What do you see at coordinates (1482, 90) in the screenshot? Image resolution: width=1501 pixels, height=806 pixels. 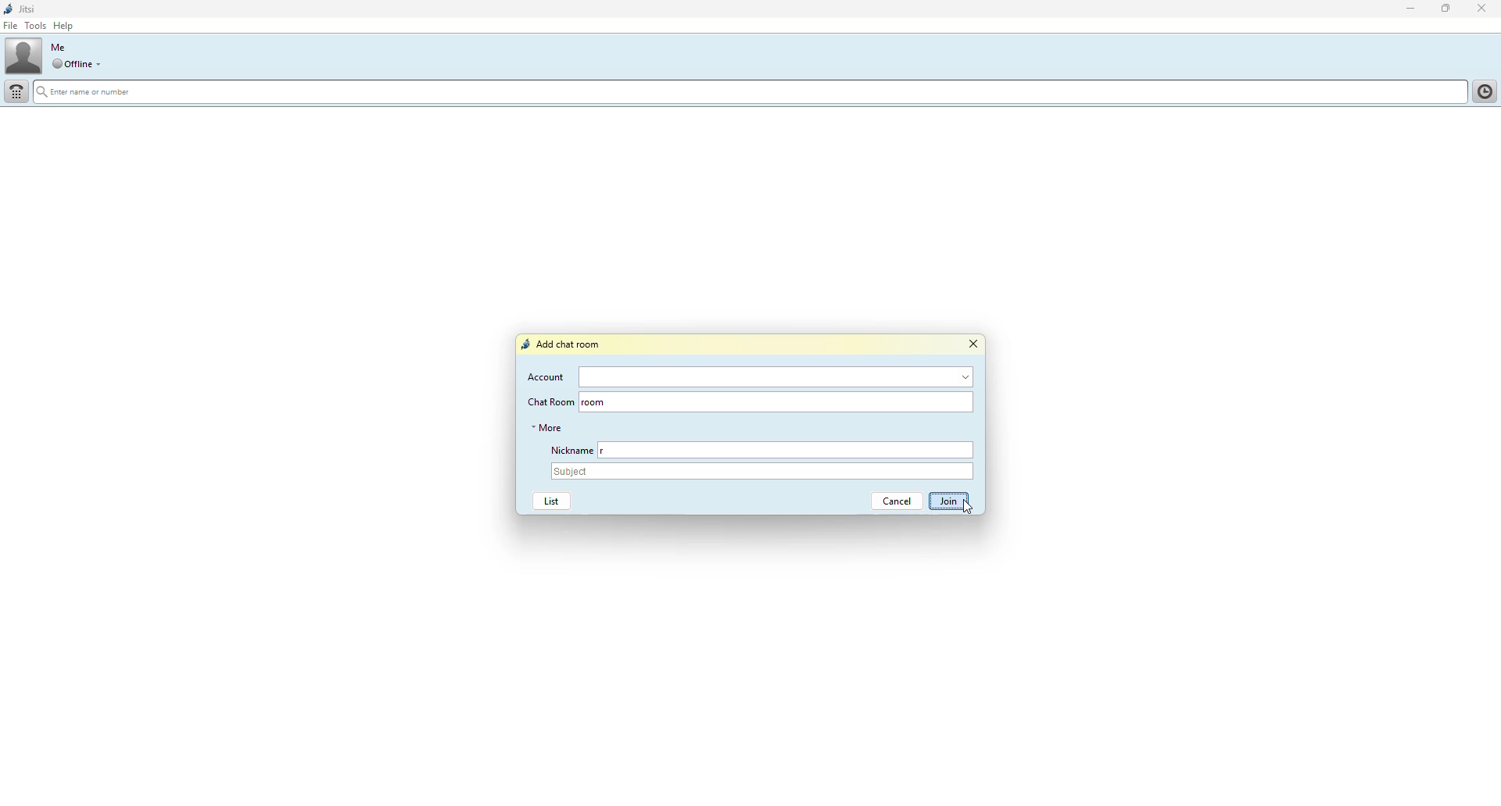 I see `History` at bounding box center [1482, 90].